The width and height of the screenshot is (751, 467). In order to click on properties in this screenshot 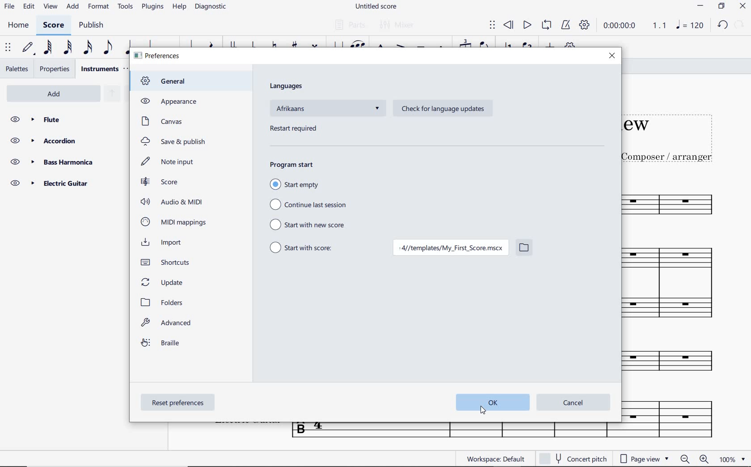, I will do `click(55, 69)`.